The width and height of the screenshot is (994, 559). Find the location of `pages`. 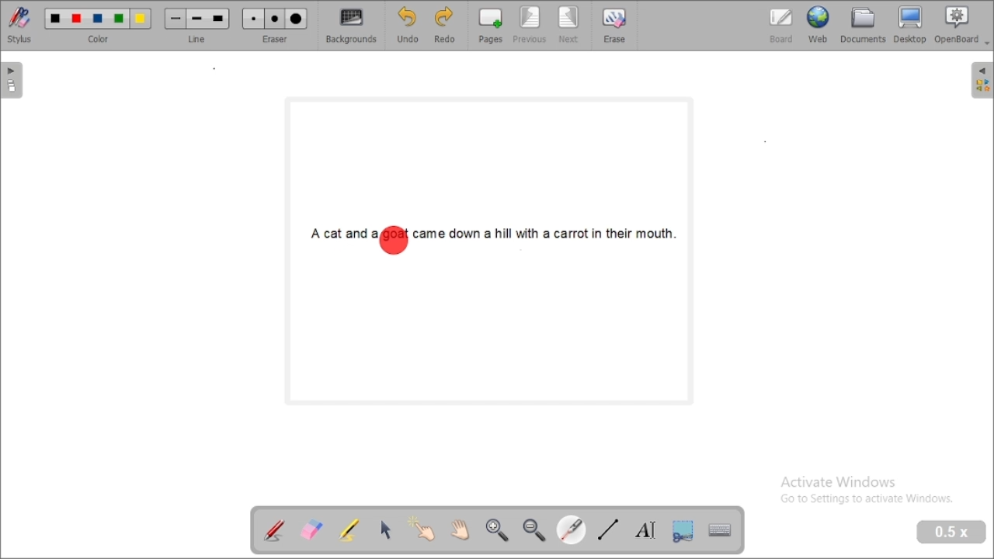

pages is located at coordinates (490, 26).